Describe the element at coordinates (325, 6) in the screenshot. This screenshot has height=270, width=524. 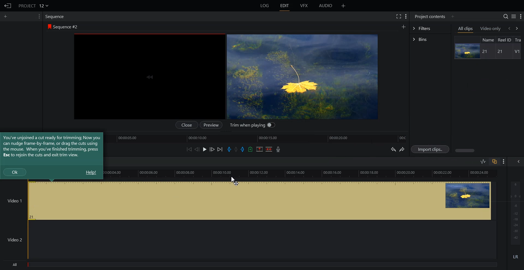
I see `AUDIO` at that location.